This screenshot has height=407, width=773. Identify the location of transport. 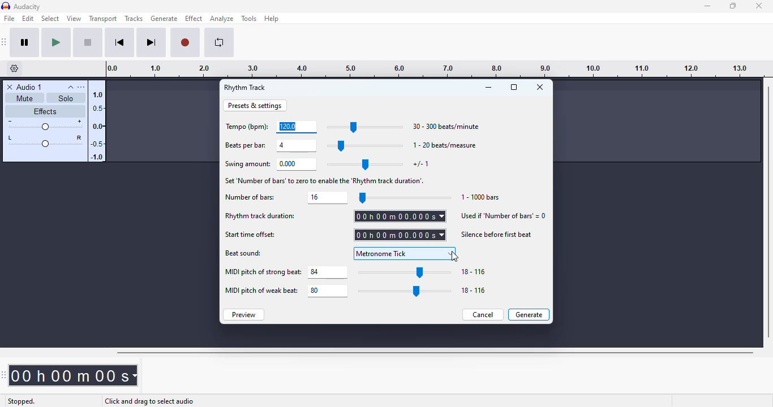
(102, 19).